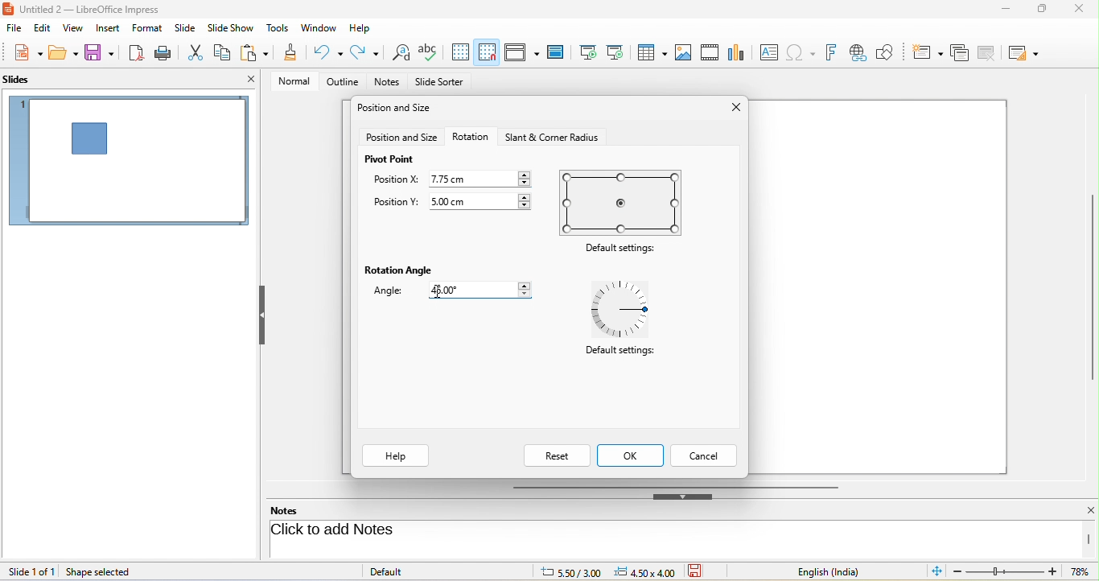 This screenshot has height=581, width=1099. Describe the element at coordinates (733, 109) in the screenshot. I see `close` at that location.